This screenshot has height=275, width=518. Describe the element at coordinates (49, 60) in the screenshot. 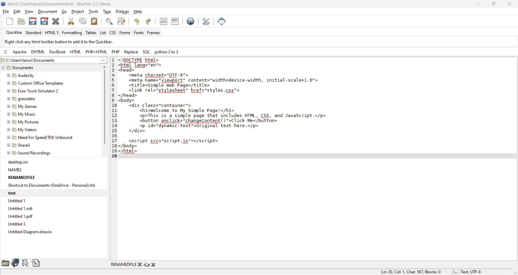

I see `file path` at that location.